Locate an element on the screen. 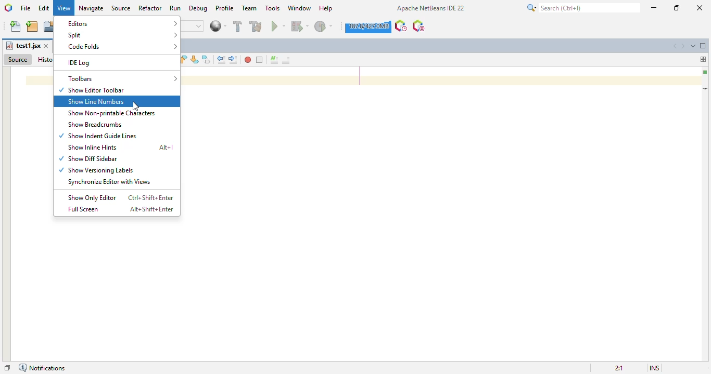  toolbars is located at coordinates (122, 78).